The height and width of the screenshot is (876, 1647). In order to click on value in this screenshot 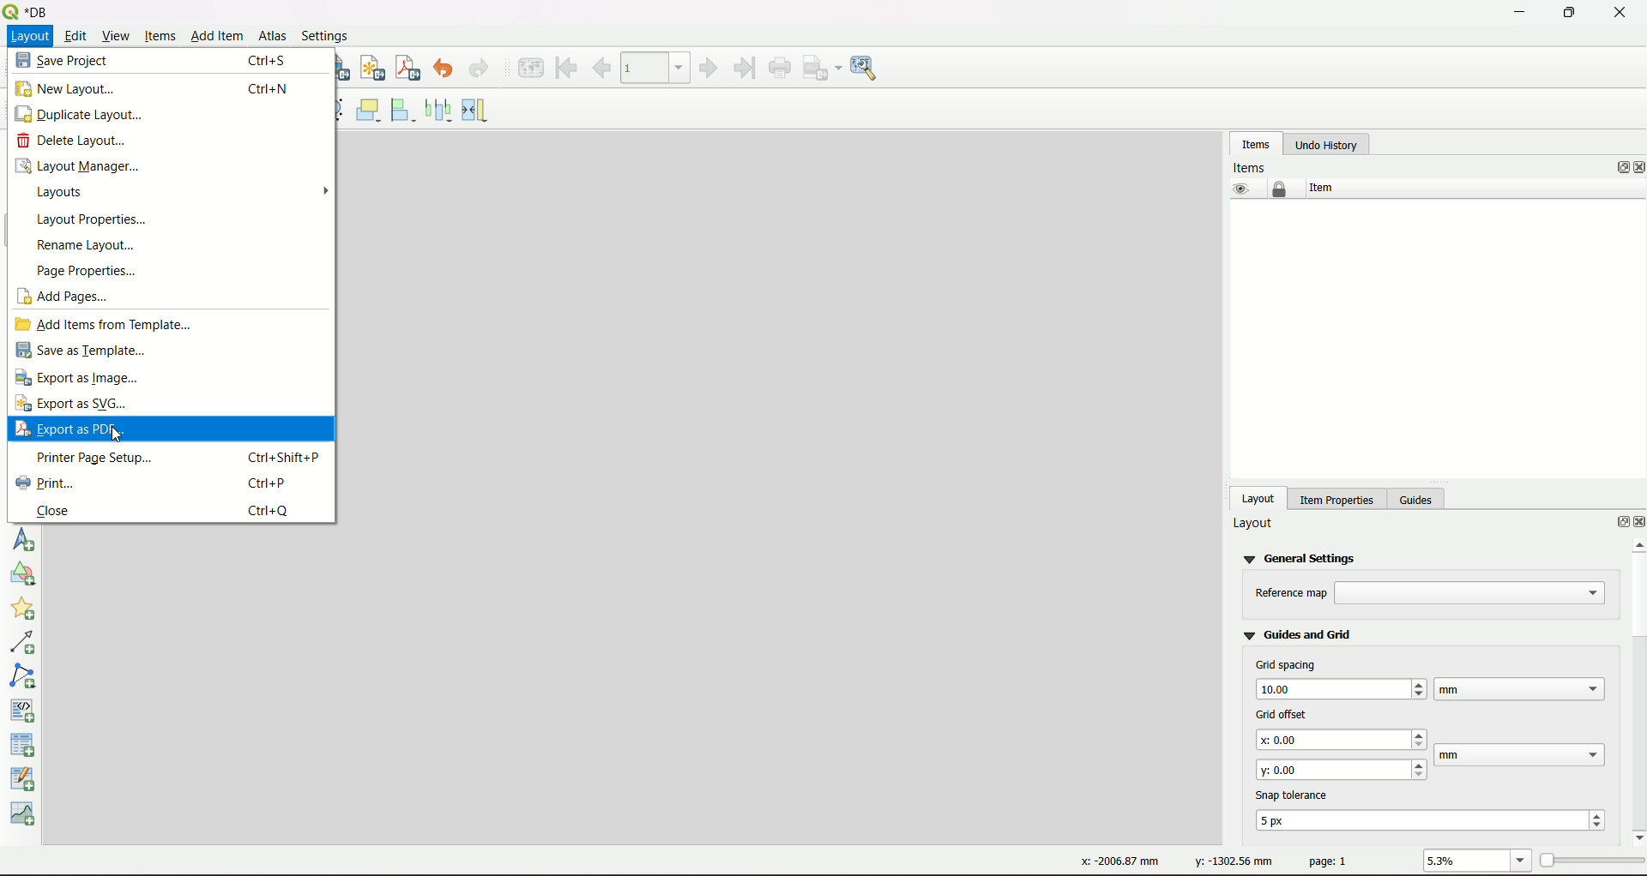, I will do `click(1464, 861)`.